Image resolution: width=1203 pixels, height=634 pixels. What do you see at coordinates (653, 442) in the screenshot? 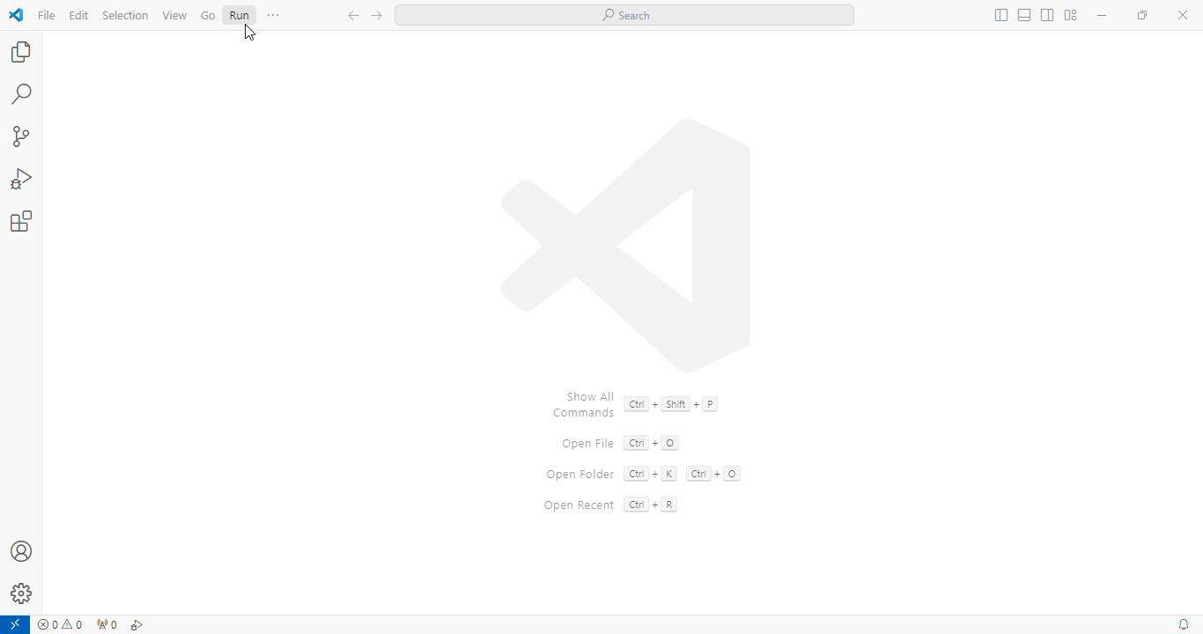
I see `Ctrl+O` at bounding box center [653, 442].